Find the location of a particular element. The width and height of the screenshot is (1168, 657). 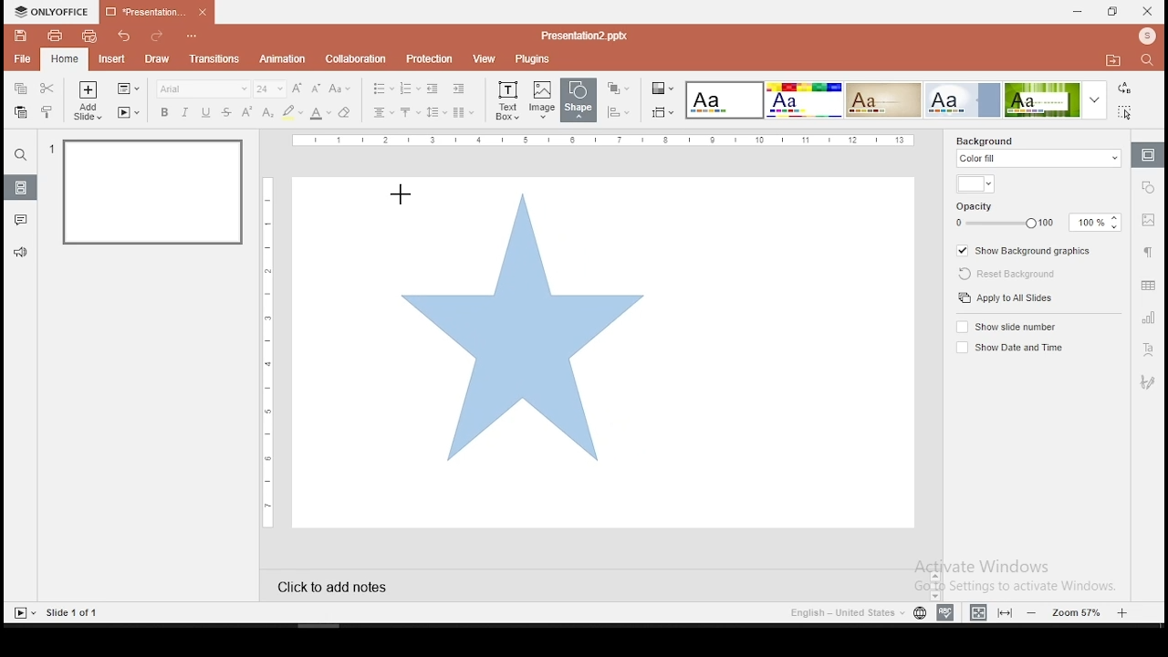

shape is located at coordinates (581, 101).